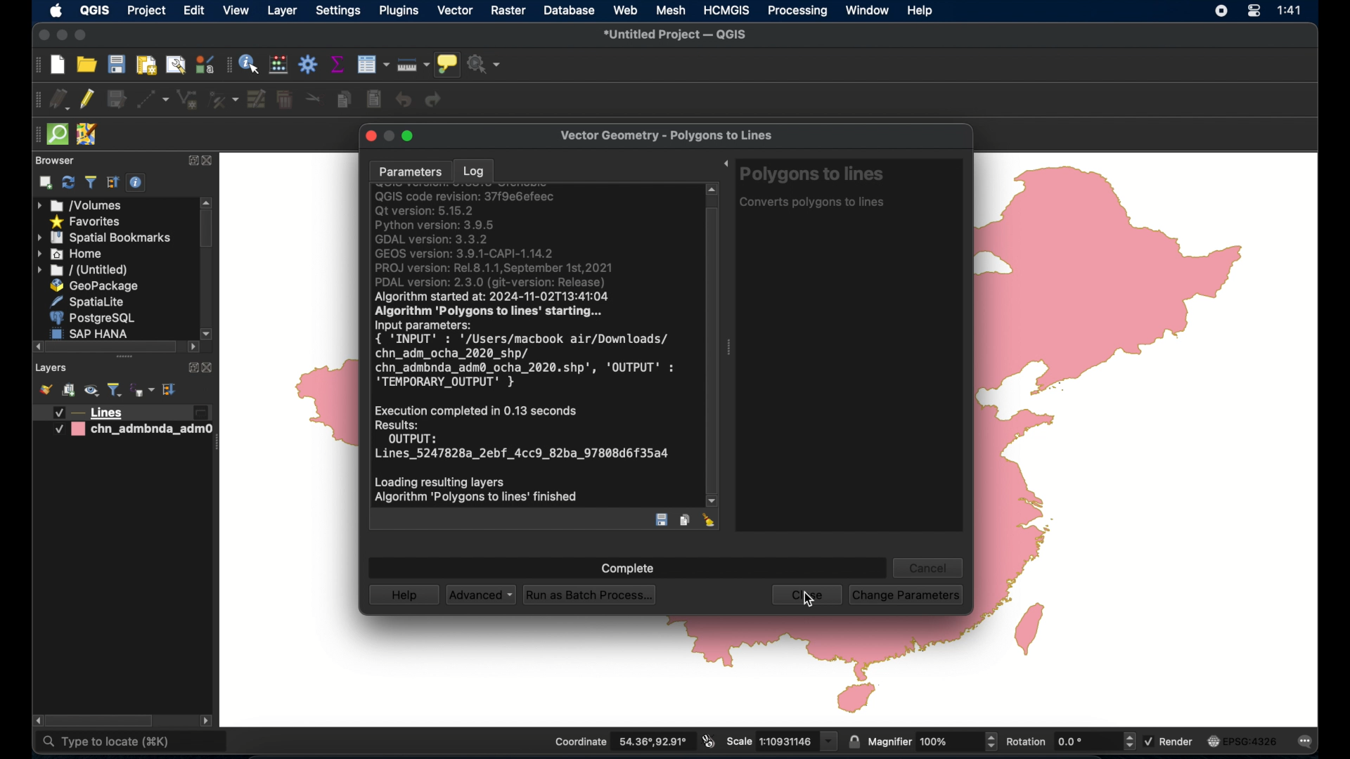 The image size is (1350, 759). What do you see at coordinates (313, 98) in the screenshot?
I see `cut features` at bounding box center [313, 98].